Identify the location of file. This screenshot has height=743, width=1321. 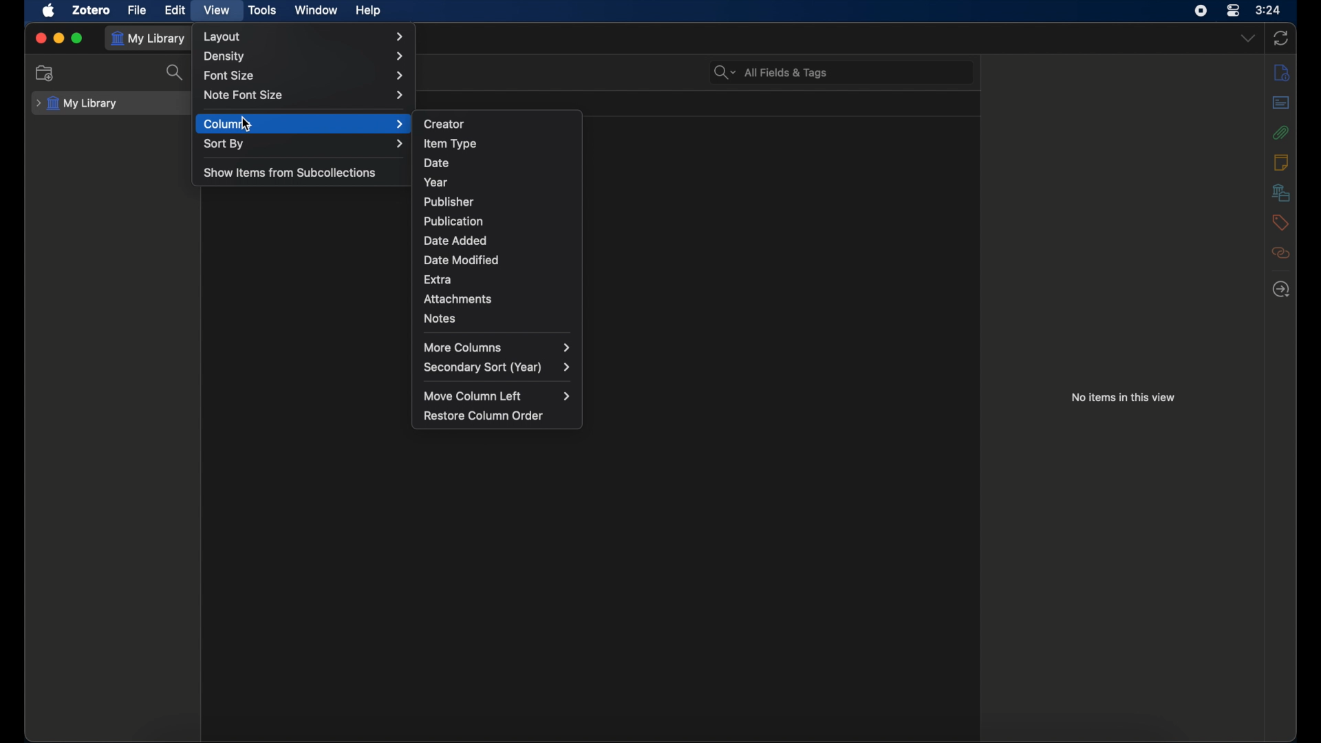
(138, 11).